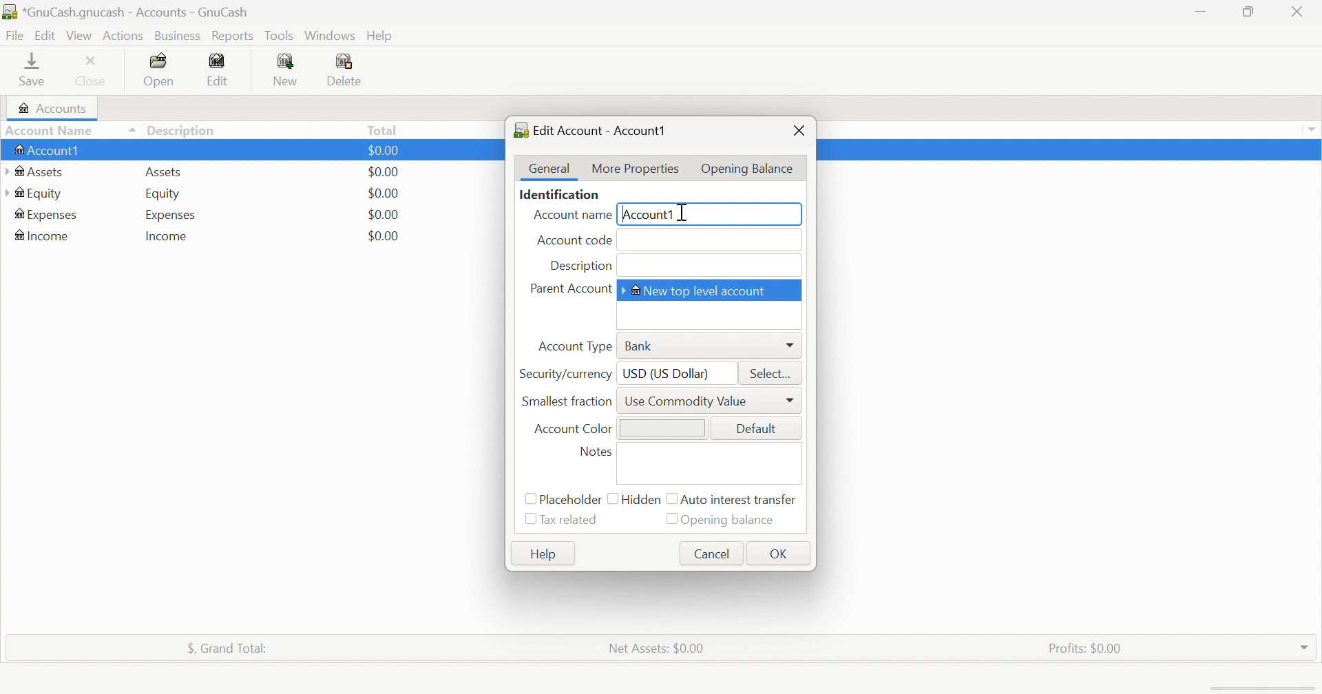 This screenshot has height=694, width=1322. What do you see at coordinates (635, 171) in the screenshot?
I see `More Properties` at bounding box center [635, 171].